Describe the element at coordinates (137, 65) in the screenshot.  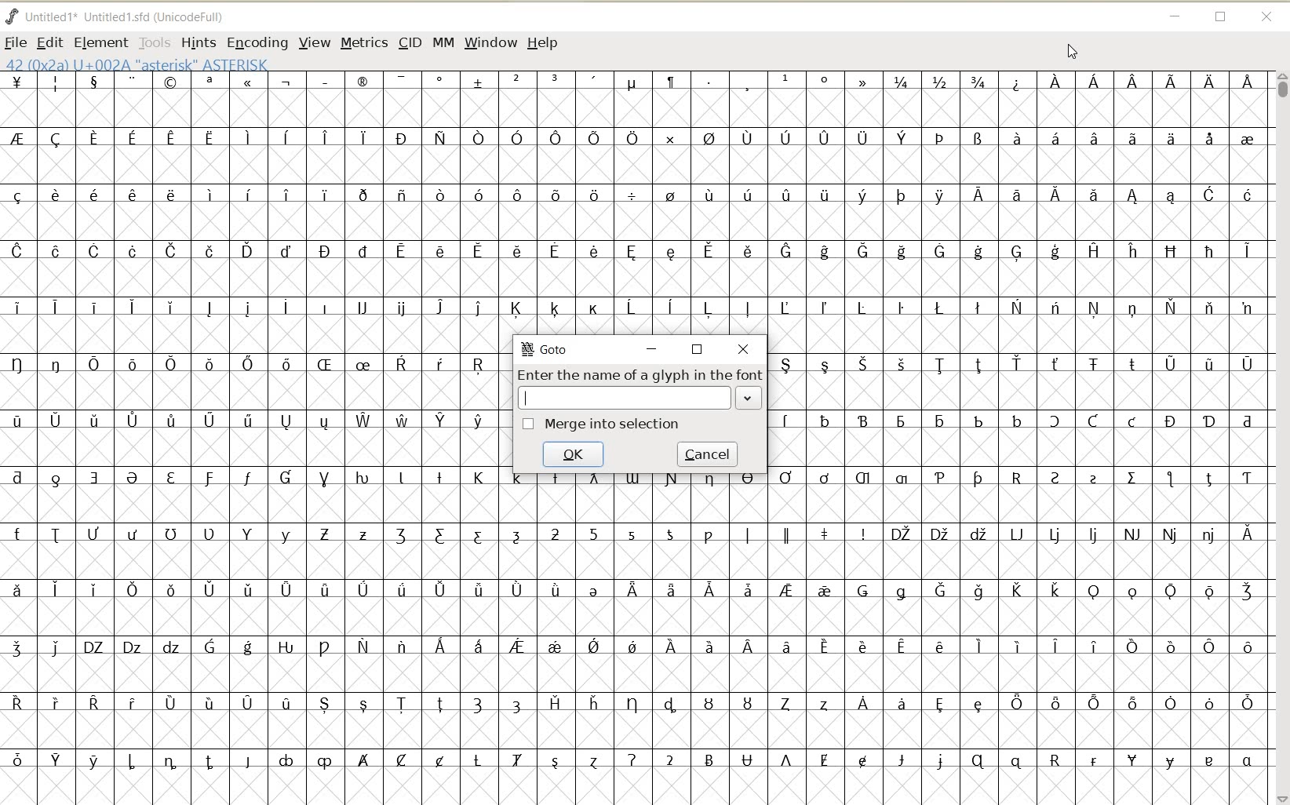
I see `42 (0x2A) U+002A "Asterisk" ASTERISK` at that location.